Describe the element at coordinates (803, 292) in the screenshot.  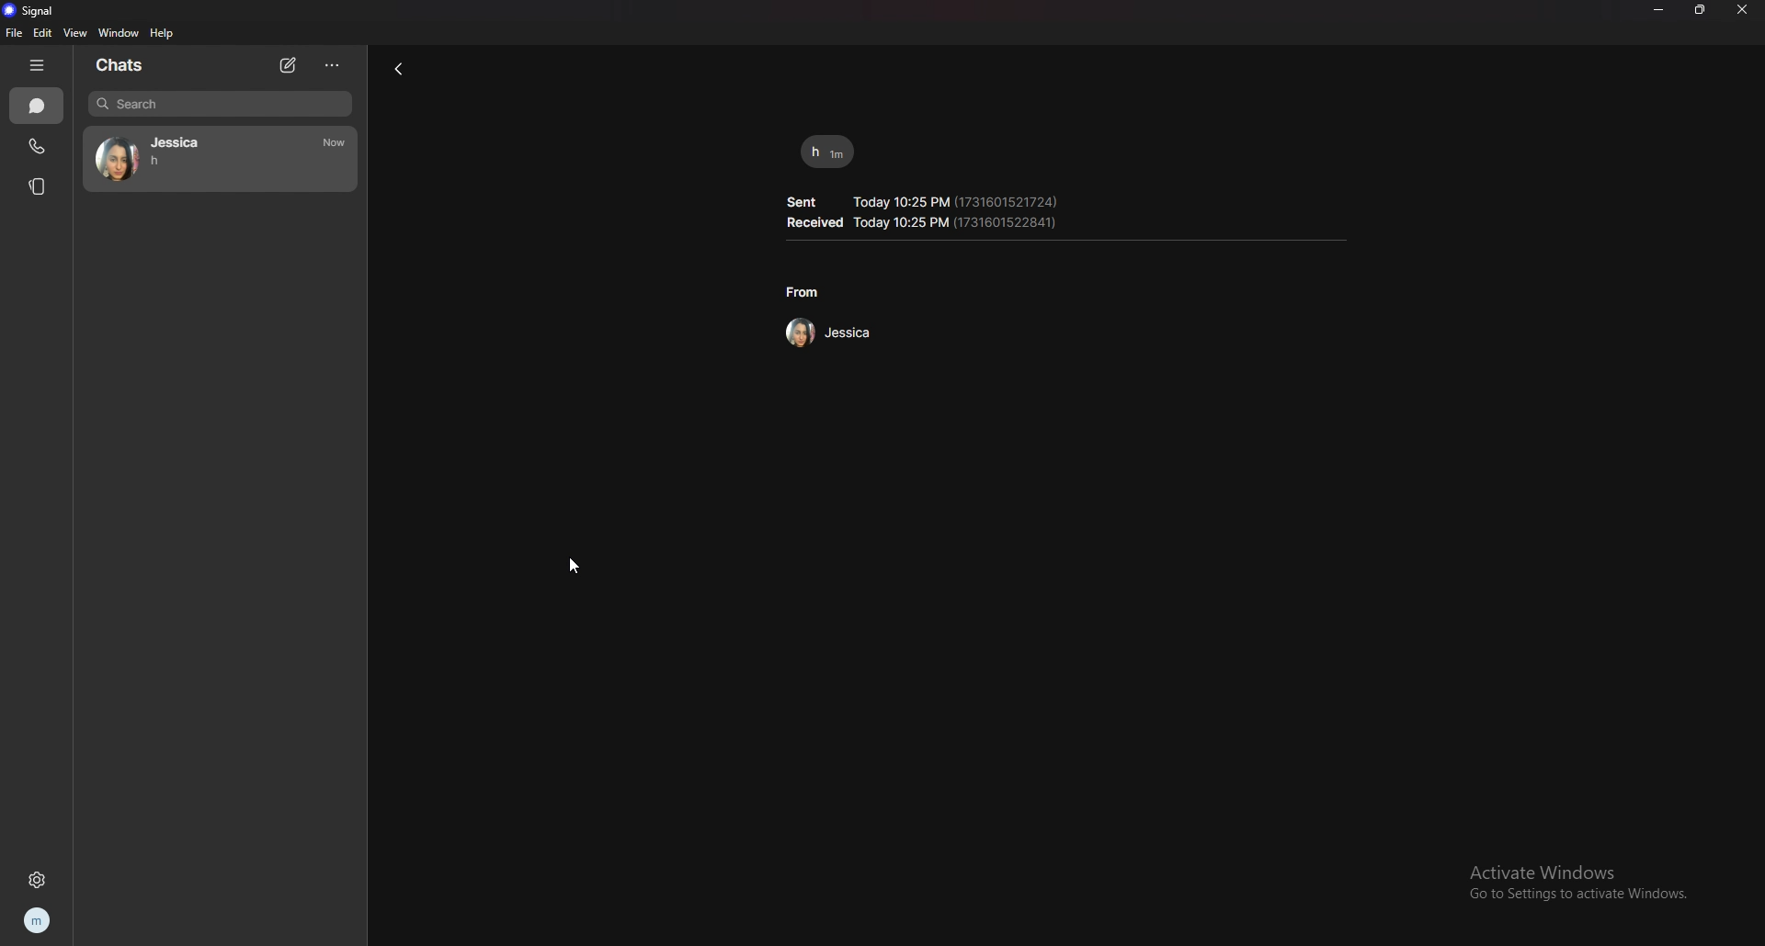
I see `from` at that location.